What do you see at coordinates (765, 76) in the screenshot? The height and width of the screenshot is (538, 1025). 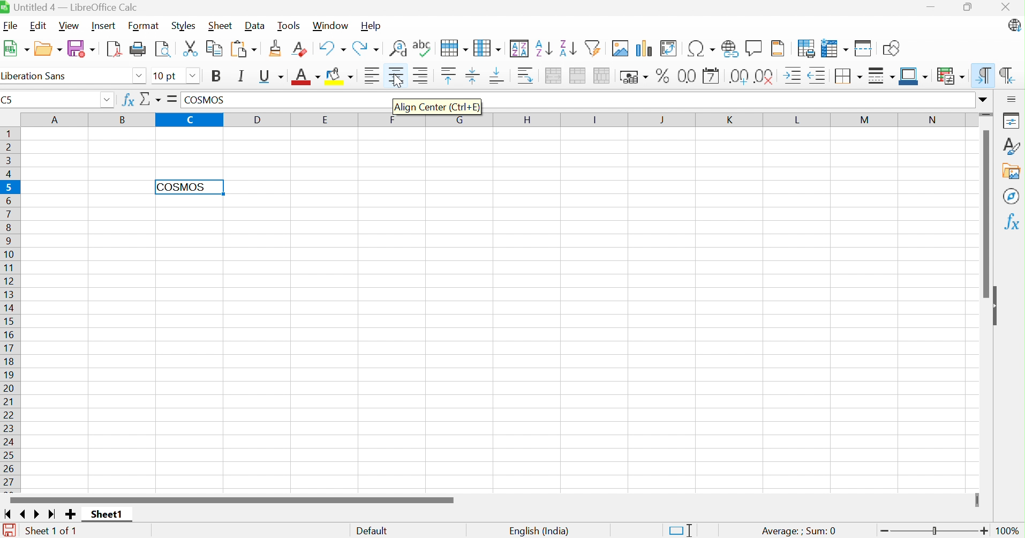 I see `Delete Decimal Place` at bounding box center [765, 76].